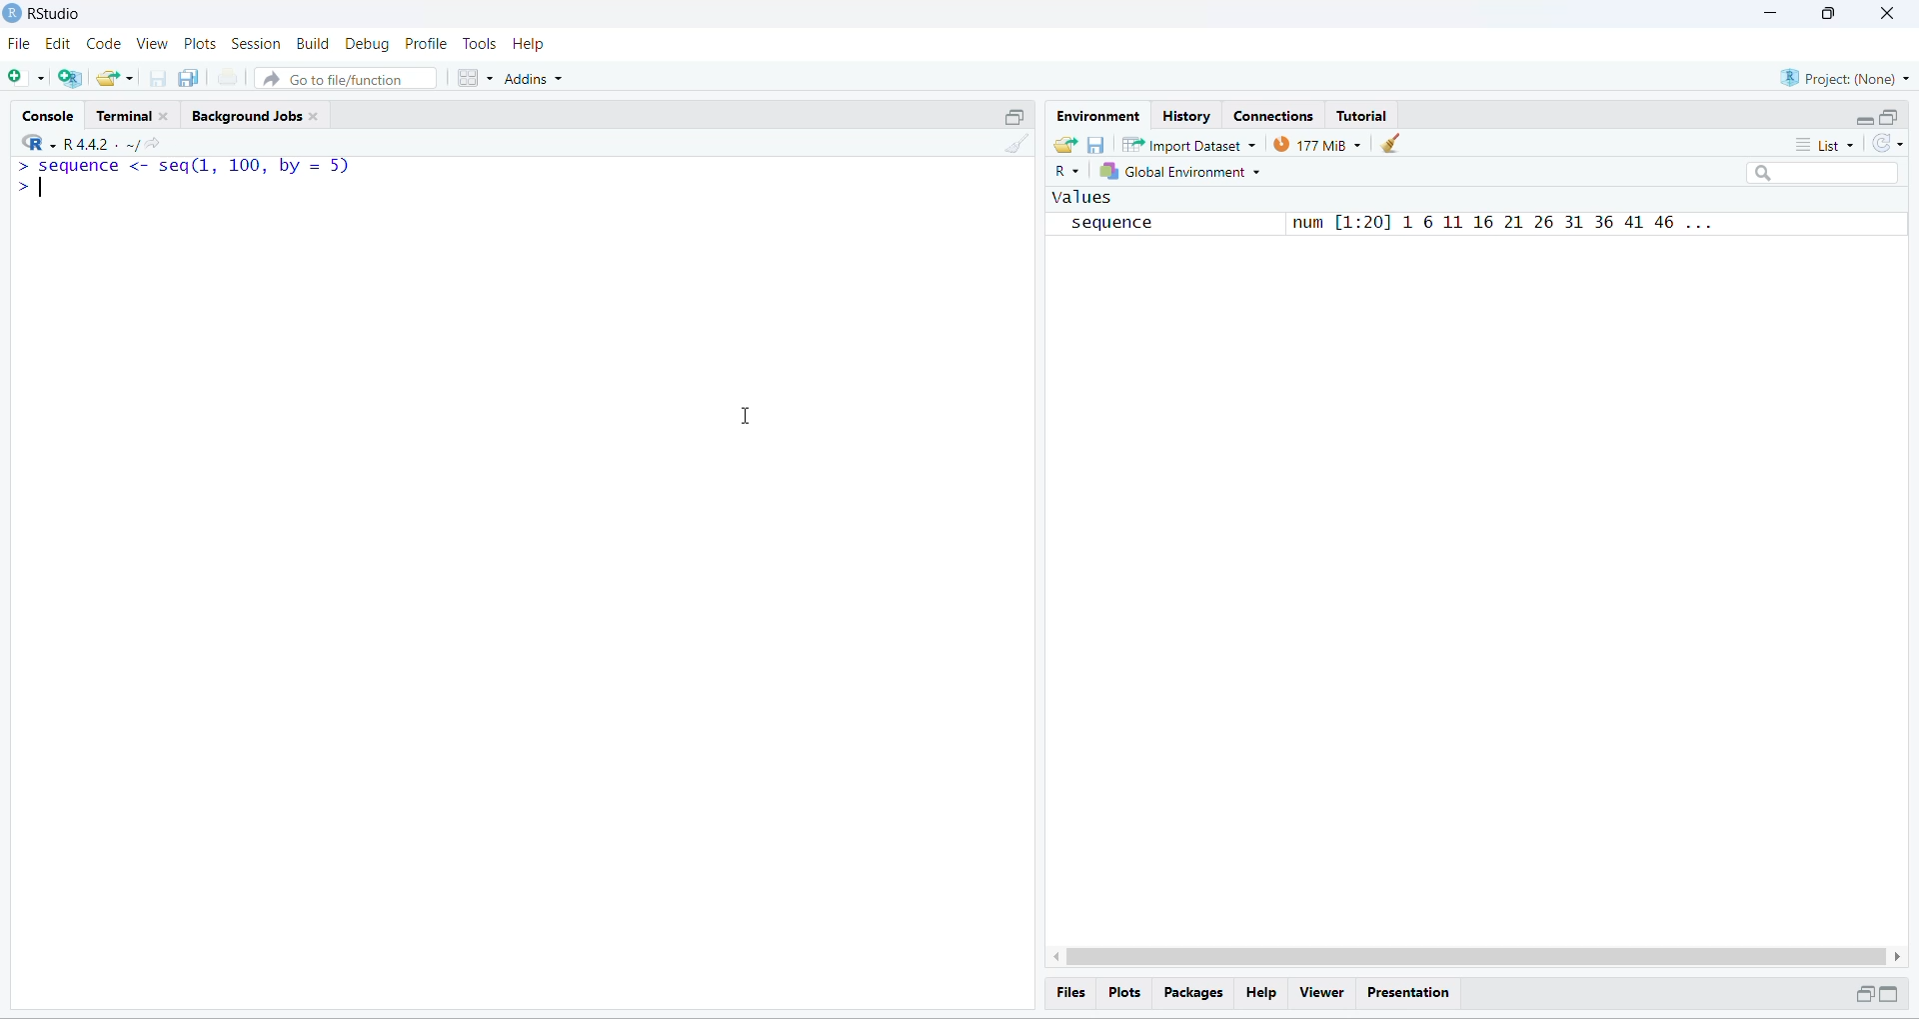 The height and width of the screenshot is (1019, 1919). I want to click on Connections , so click(1279, 117).